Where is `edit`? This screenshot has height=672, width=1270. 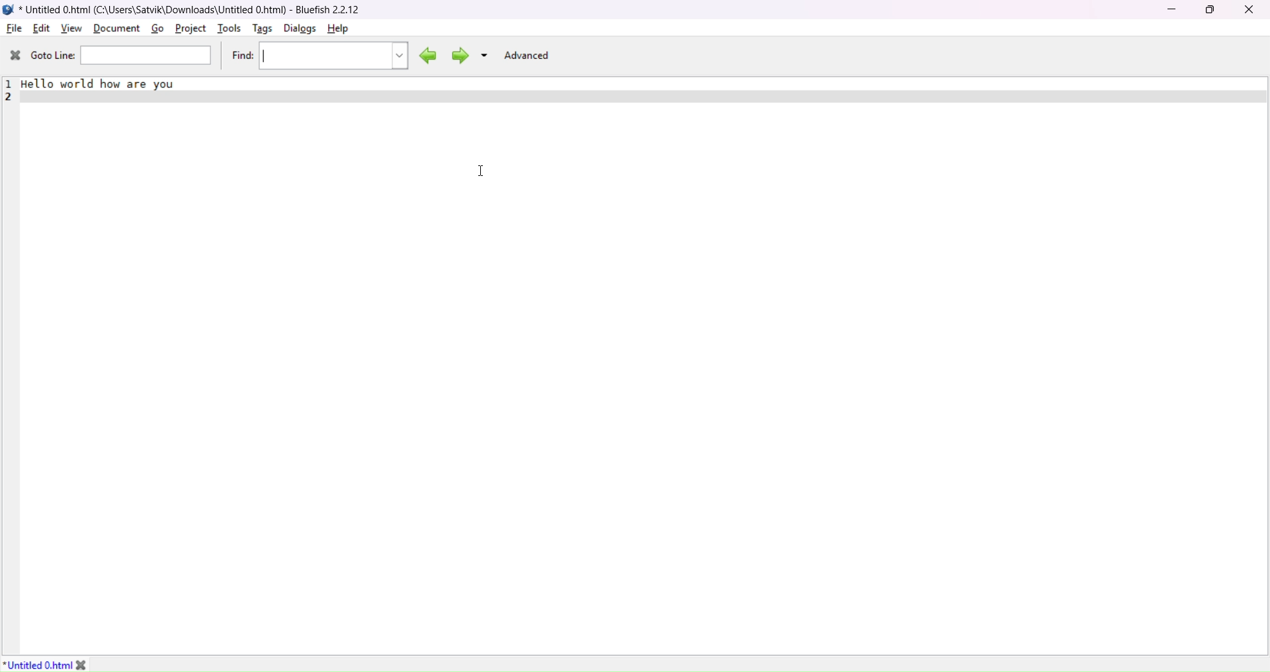
edit is located at coordinates (41, 28).